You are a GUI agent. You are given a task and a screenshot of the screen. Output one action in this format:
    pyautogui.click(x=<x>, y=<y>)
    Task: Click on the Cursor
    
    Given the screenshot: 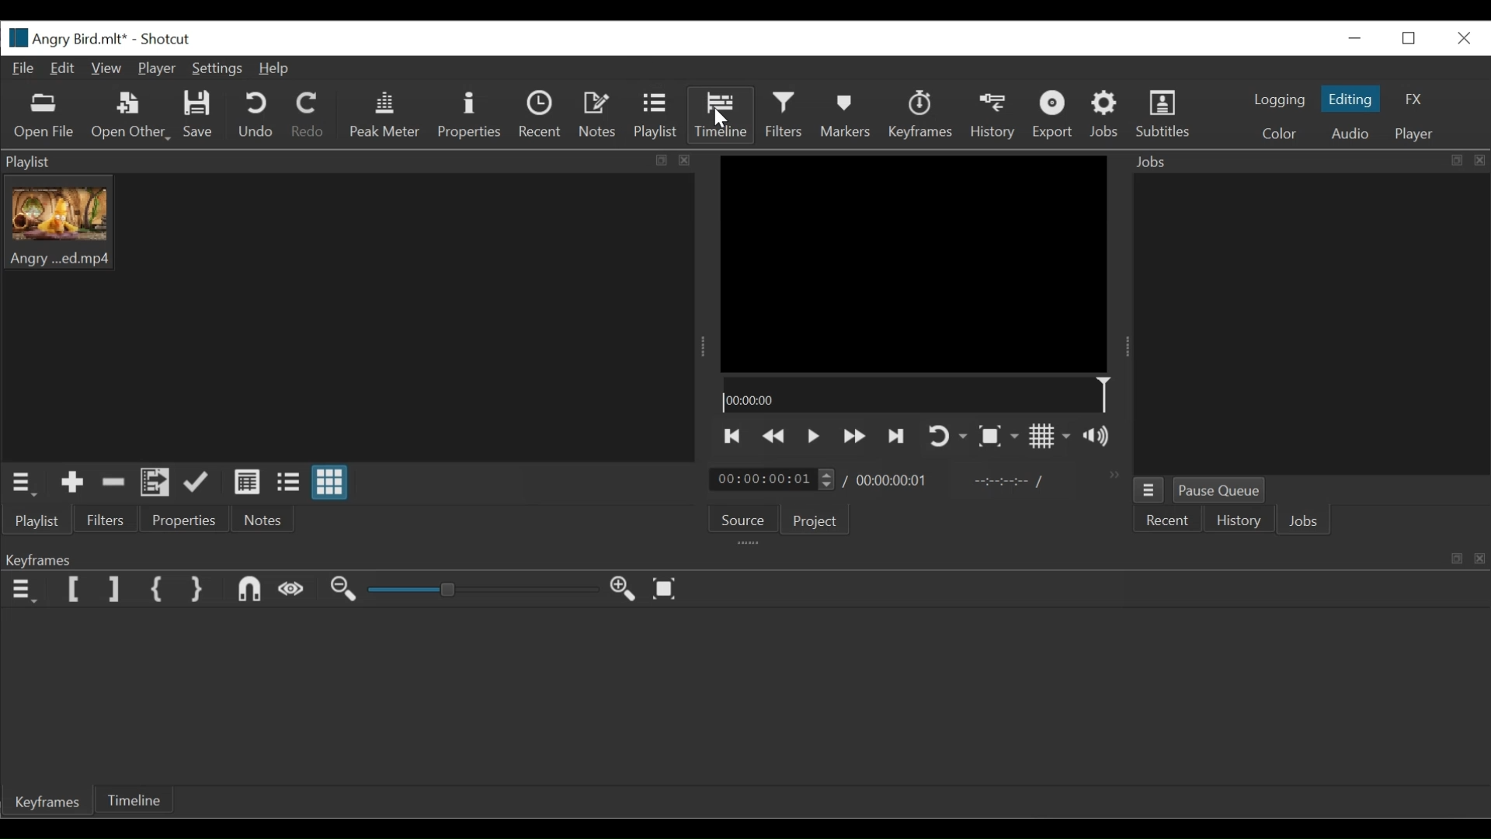 What is the action you would take?
    pyautogui.click(x=721, y=119)
    